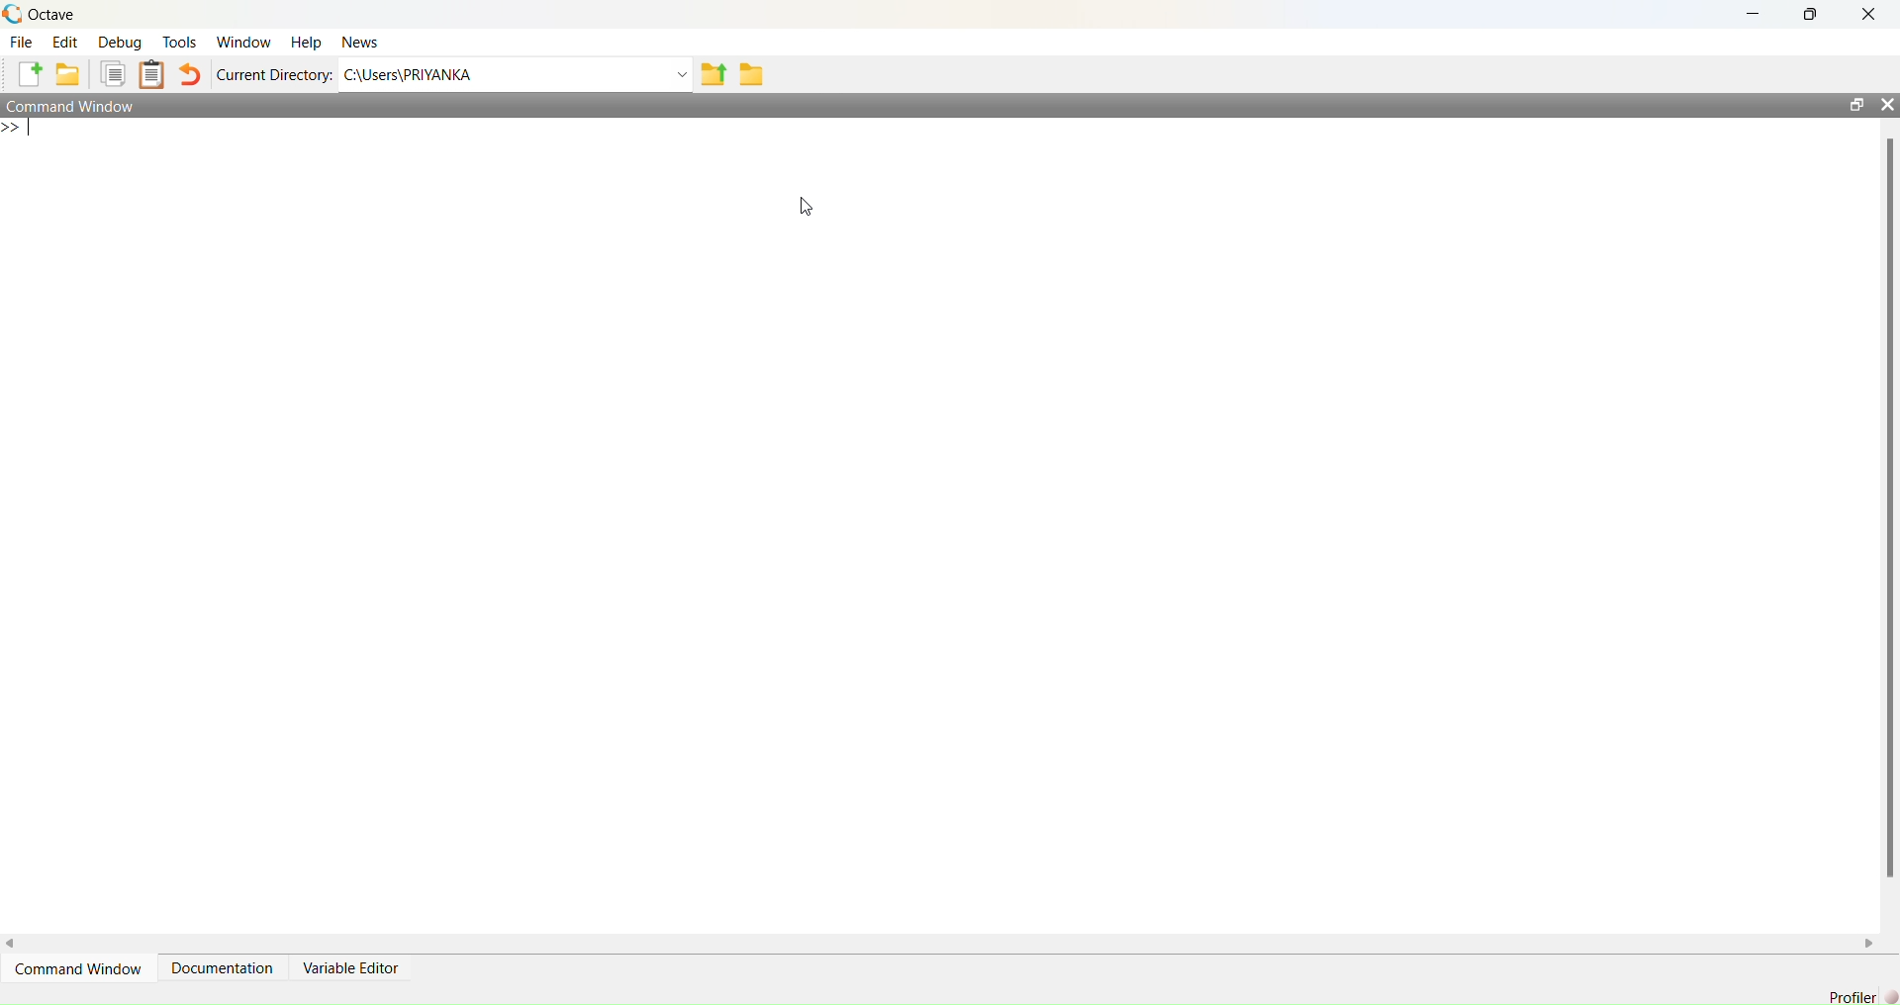 The image size is (1900, 1005). I want to click on file, so click(23, 43).